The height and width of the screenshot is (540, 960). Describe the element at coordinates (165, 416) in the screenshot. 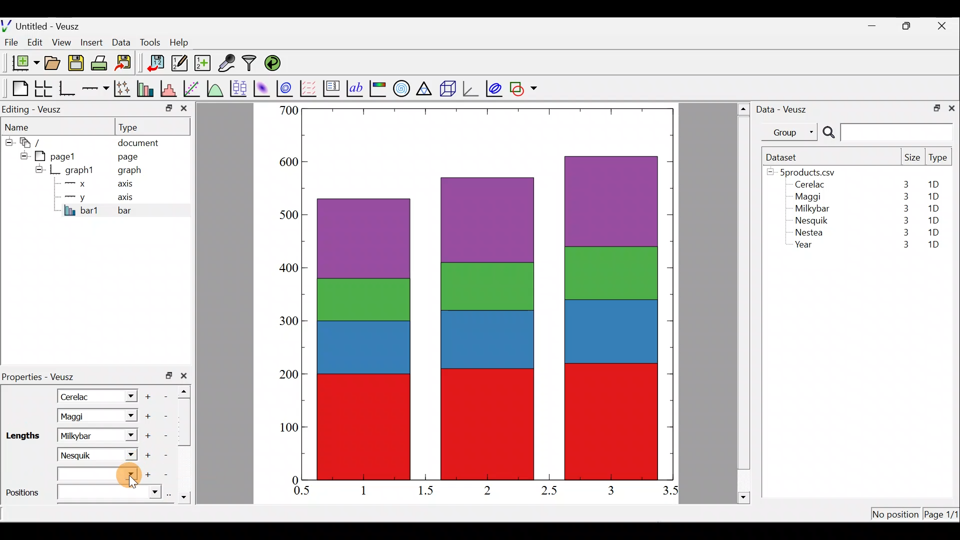

I see `remove item` at that location.